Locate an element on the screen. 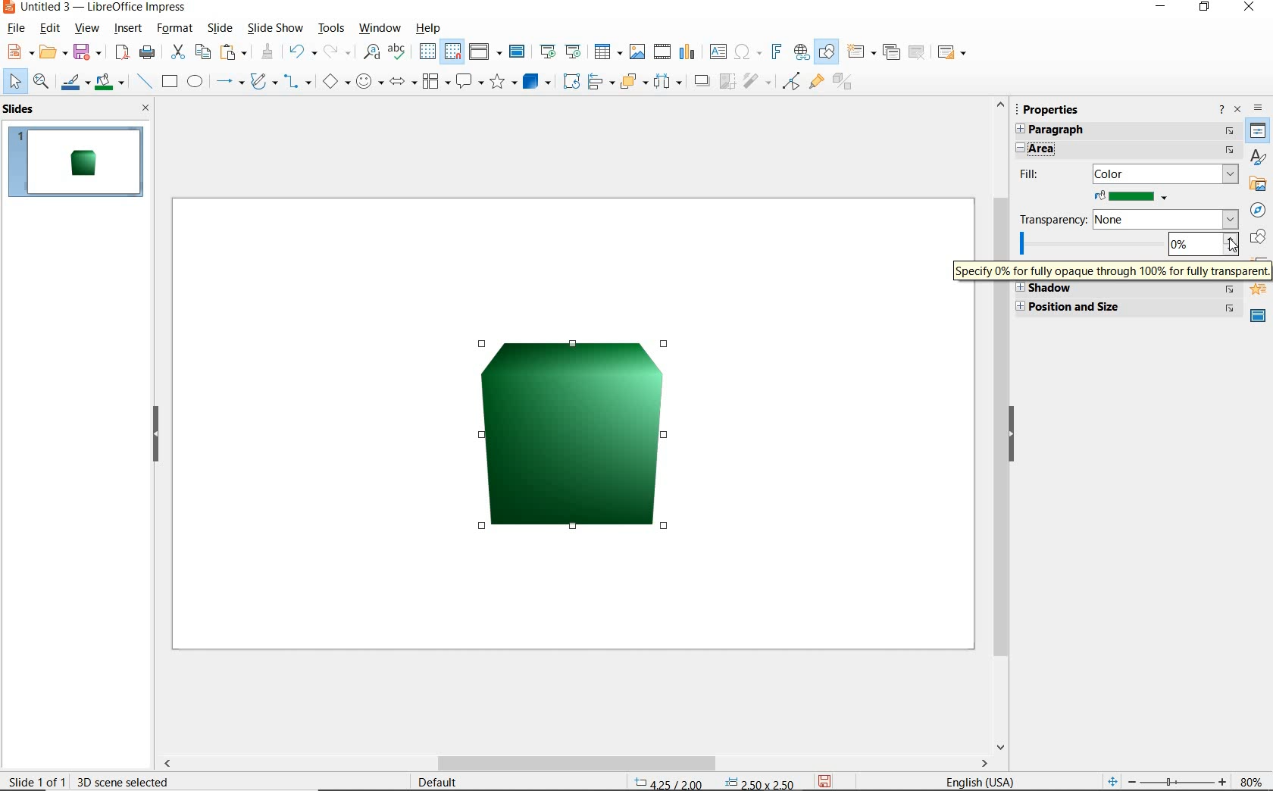  ZOOM OUT OR ZOOM IN is located at coordinates (1164, 780).